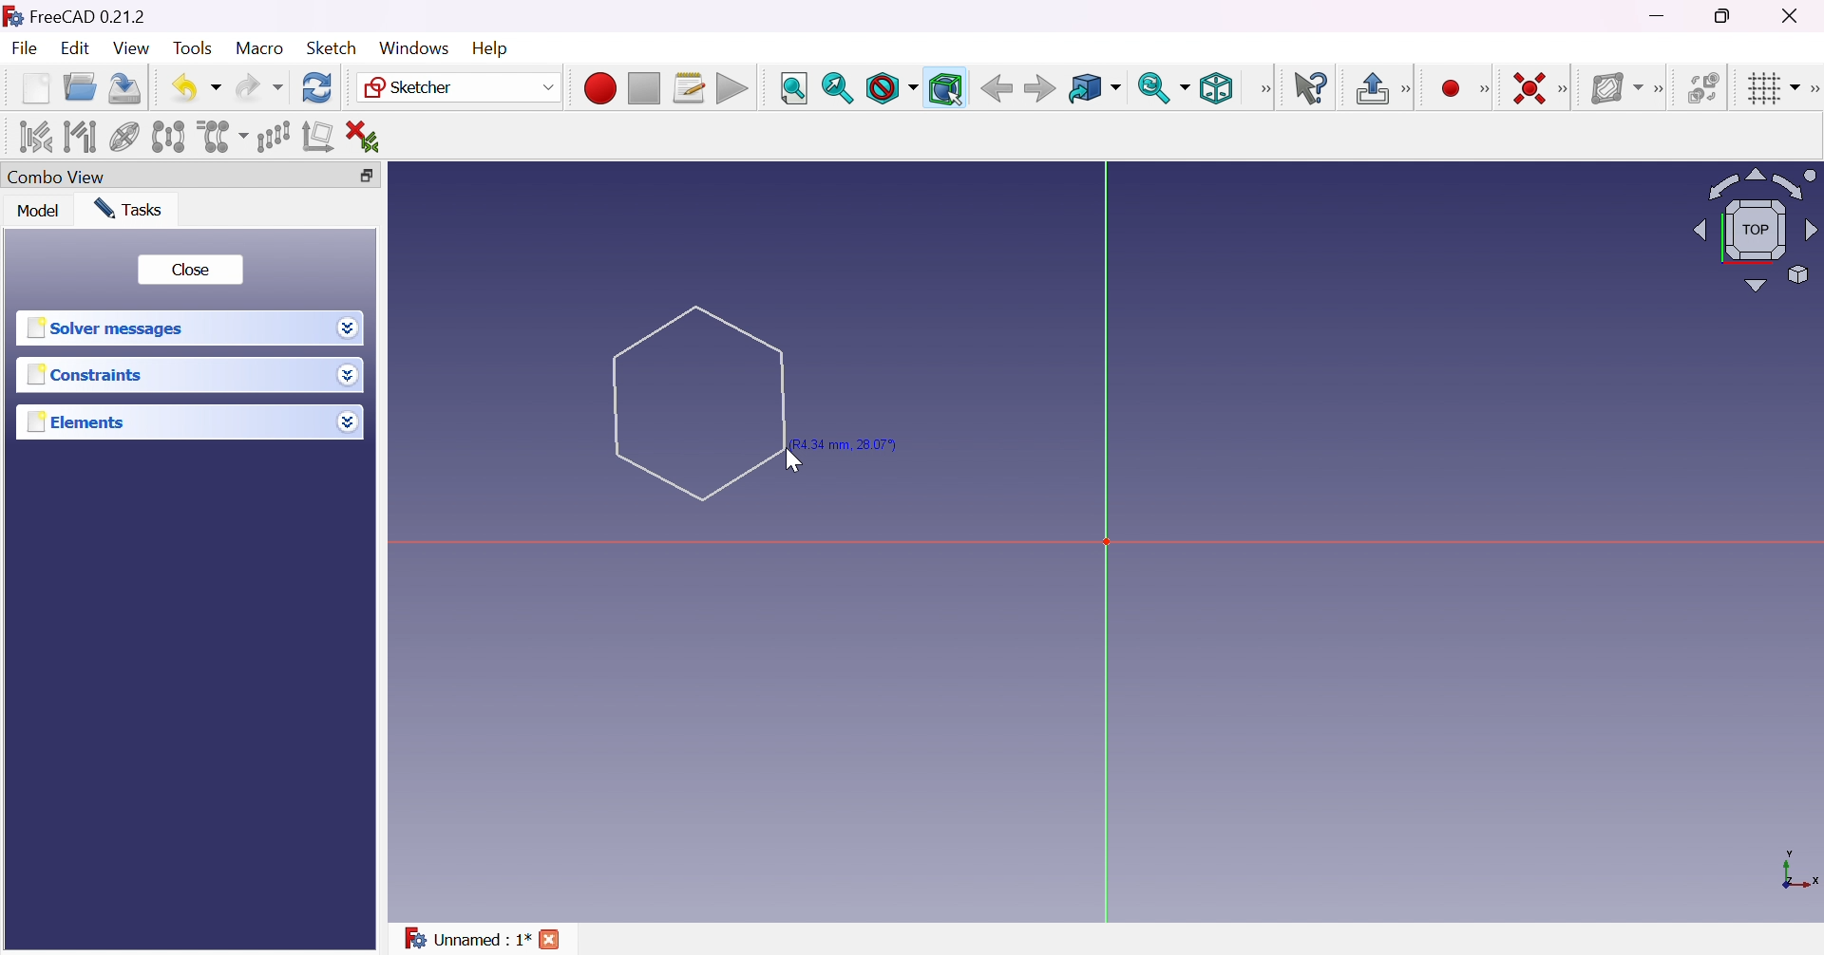 The height and width of the screenshot is (955, 1824). What do you see at coordinates (196, 49) in the screenshot?
I see `Tools` at bounding box center [196, 49].